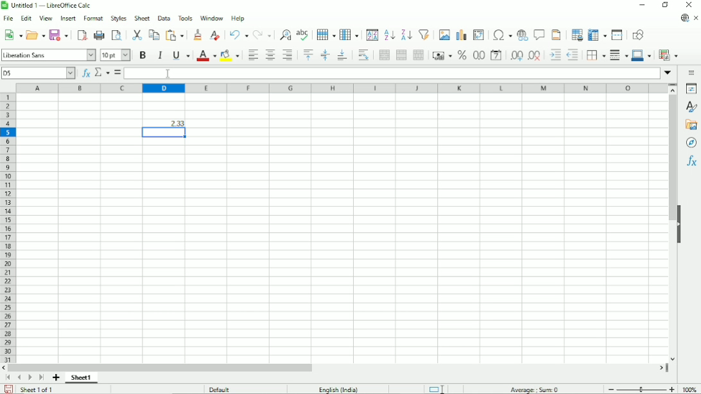 The image size is (701, 394). What do you see at coordinates (534, 389) in the screenshot?
I see `Average:; sum: 0` at bounding box center [534, 389].